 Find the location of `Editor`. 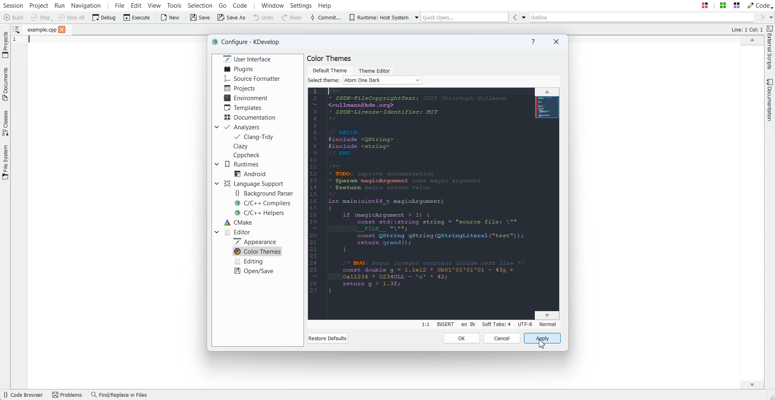

Editor is located at coordinates (238, 232).